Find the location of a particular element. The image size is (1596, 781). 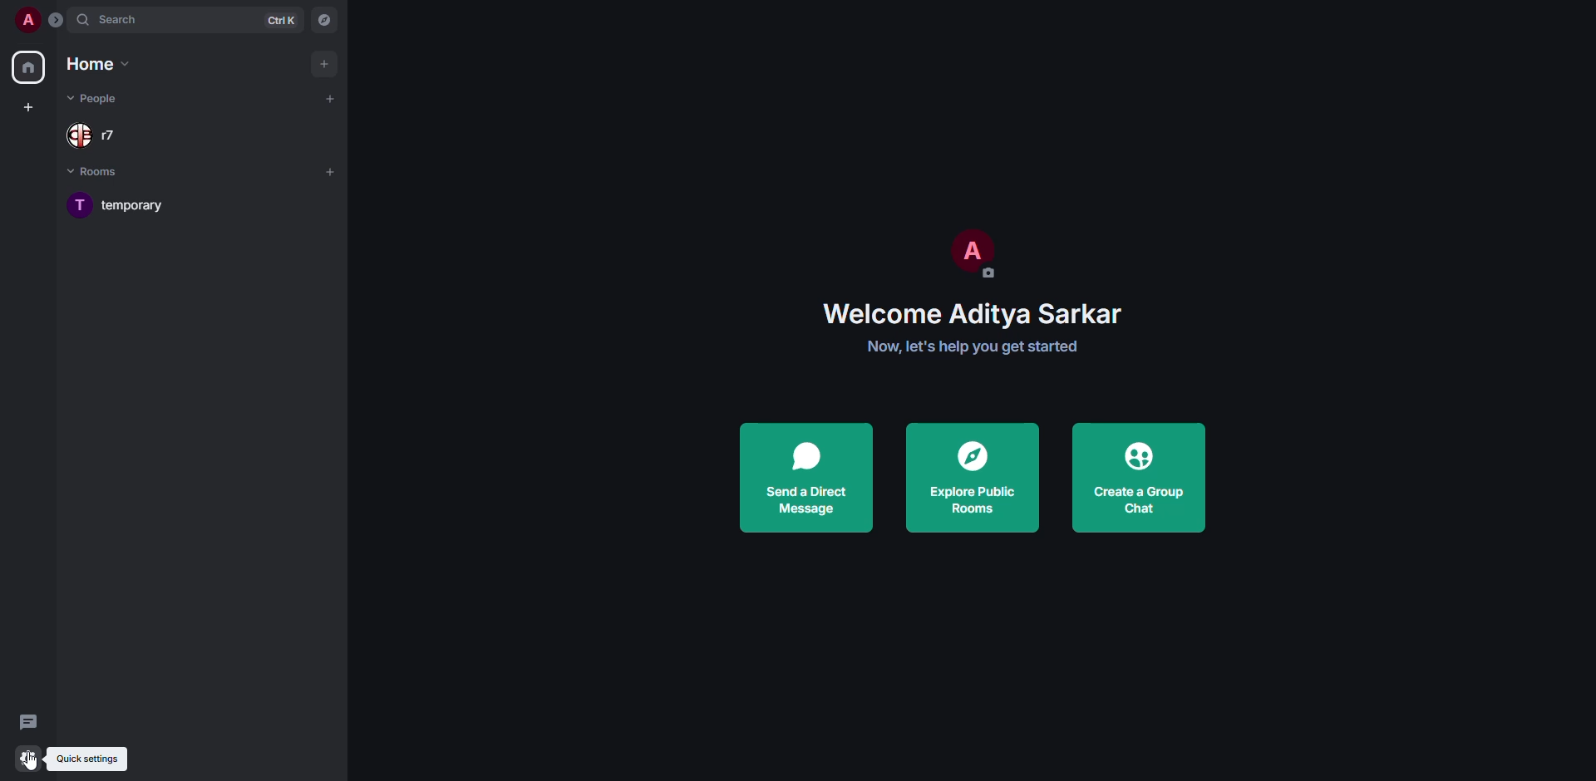

send a direct message is located at coordinates (805, 480).